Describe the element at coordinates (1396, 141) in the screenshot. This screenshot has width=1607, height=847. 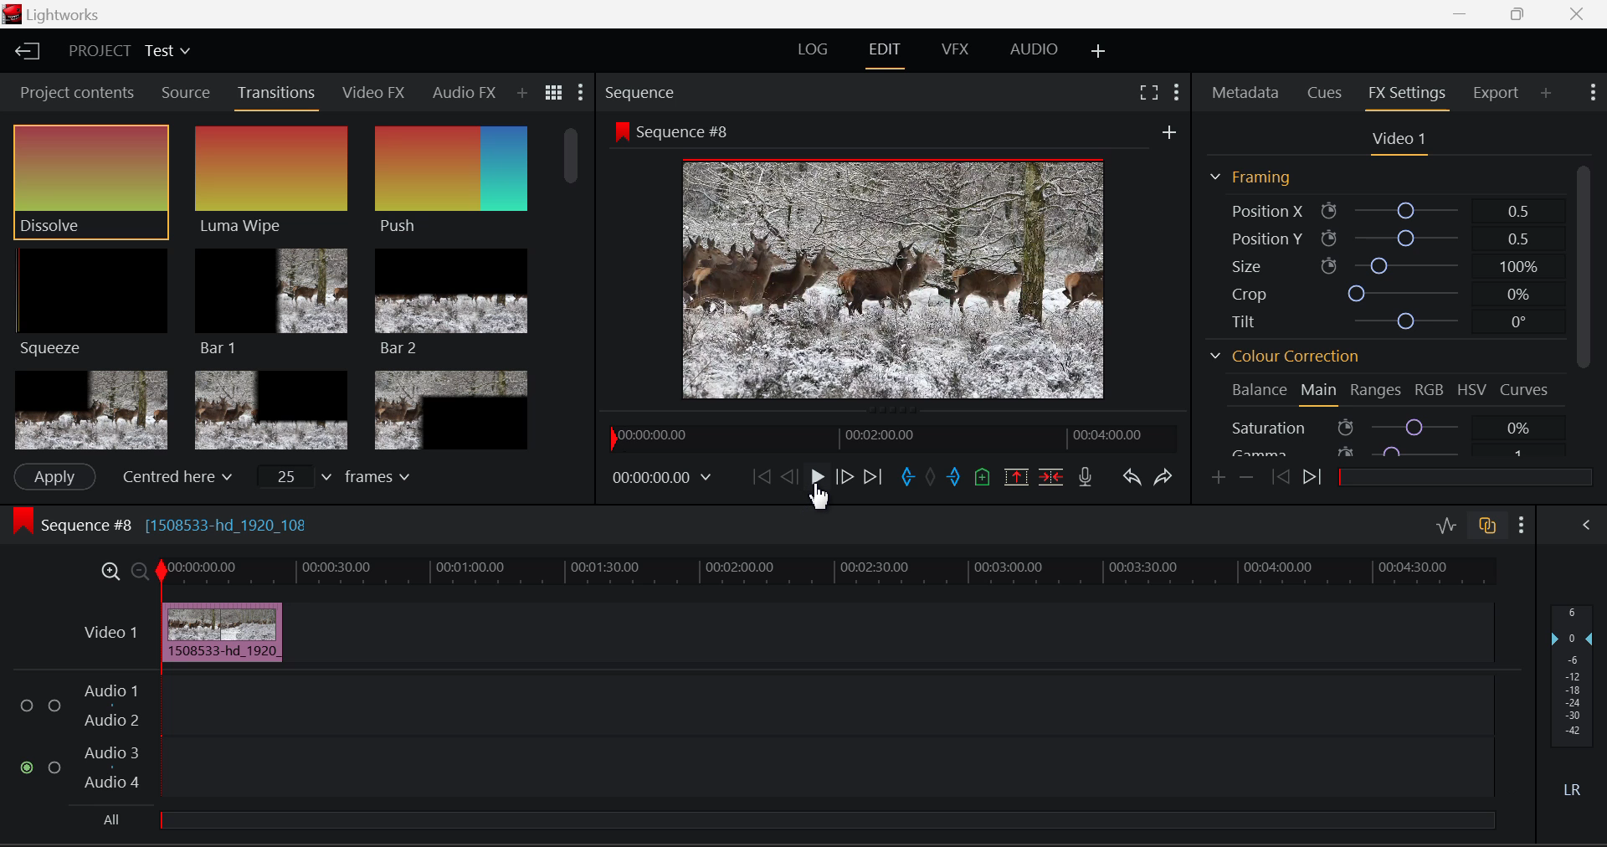
I see `Video 1 Settings` at that location.